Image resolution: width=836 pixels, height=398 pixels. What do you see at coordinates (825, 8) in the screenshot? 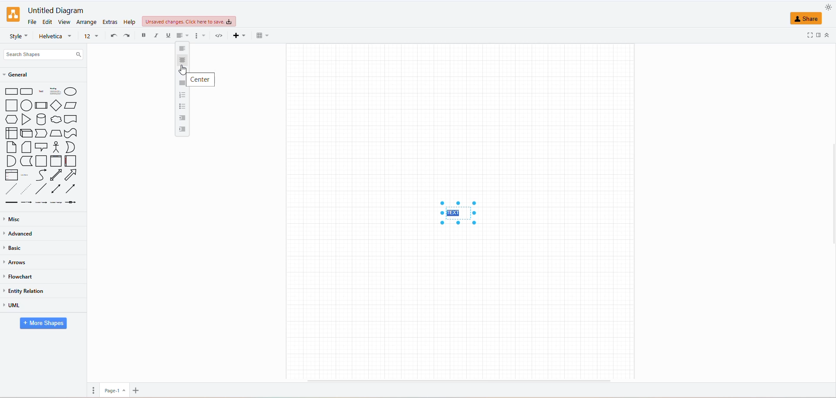
I see `appearance` at bounding box center [825, 8].